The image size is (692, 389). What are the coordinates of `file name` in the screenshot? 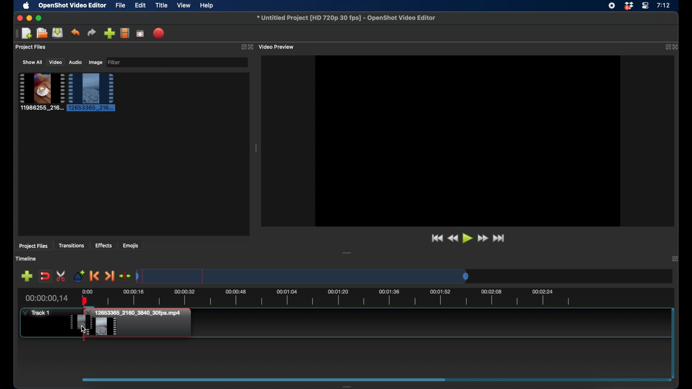 It's located at (346, 18).